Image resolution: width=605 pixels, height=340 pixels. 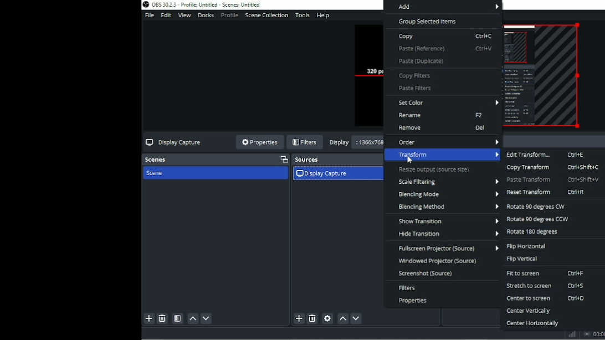 I want to click on Rotate 180 degrees, so click(x=534, y=232).